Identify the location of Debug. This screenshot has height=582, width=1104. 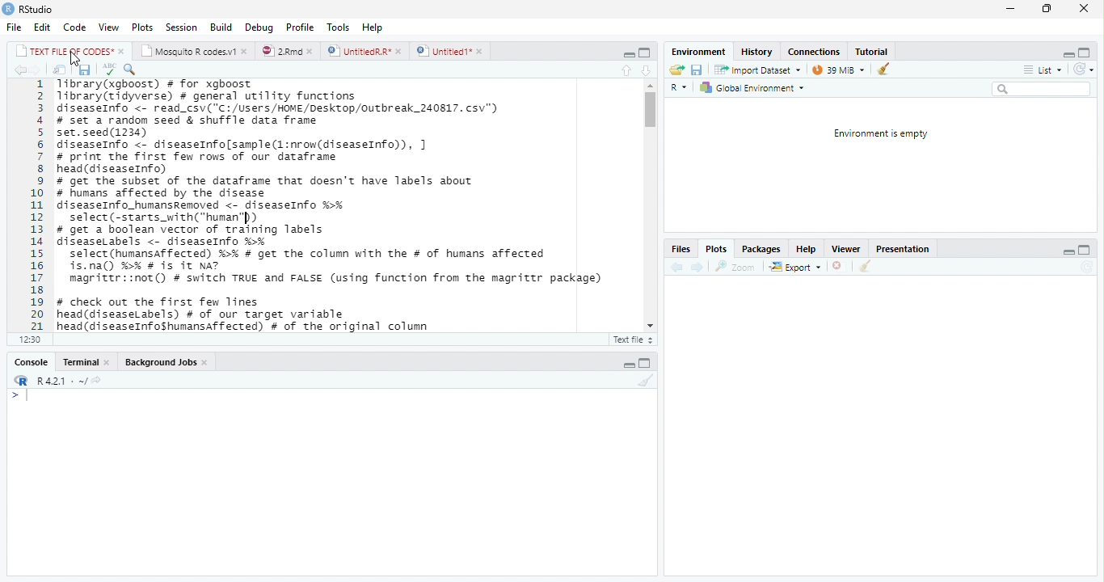
(258, 28).